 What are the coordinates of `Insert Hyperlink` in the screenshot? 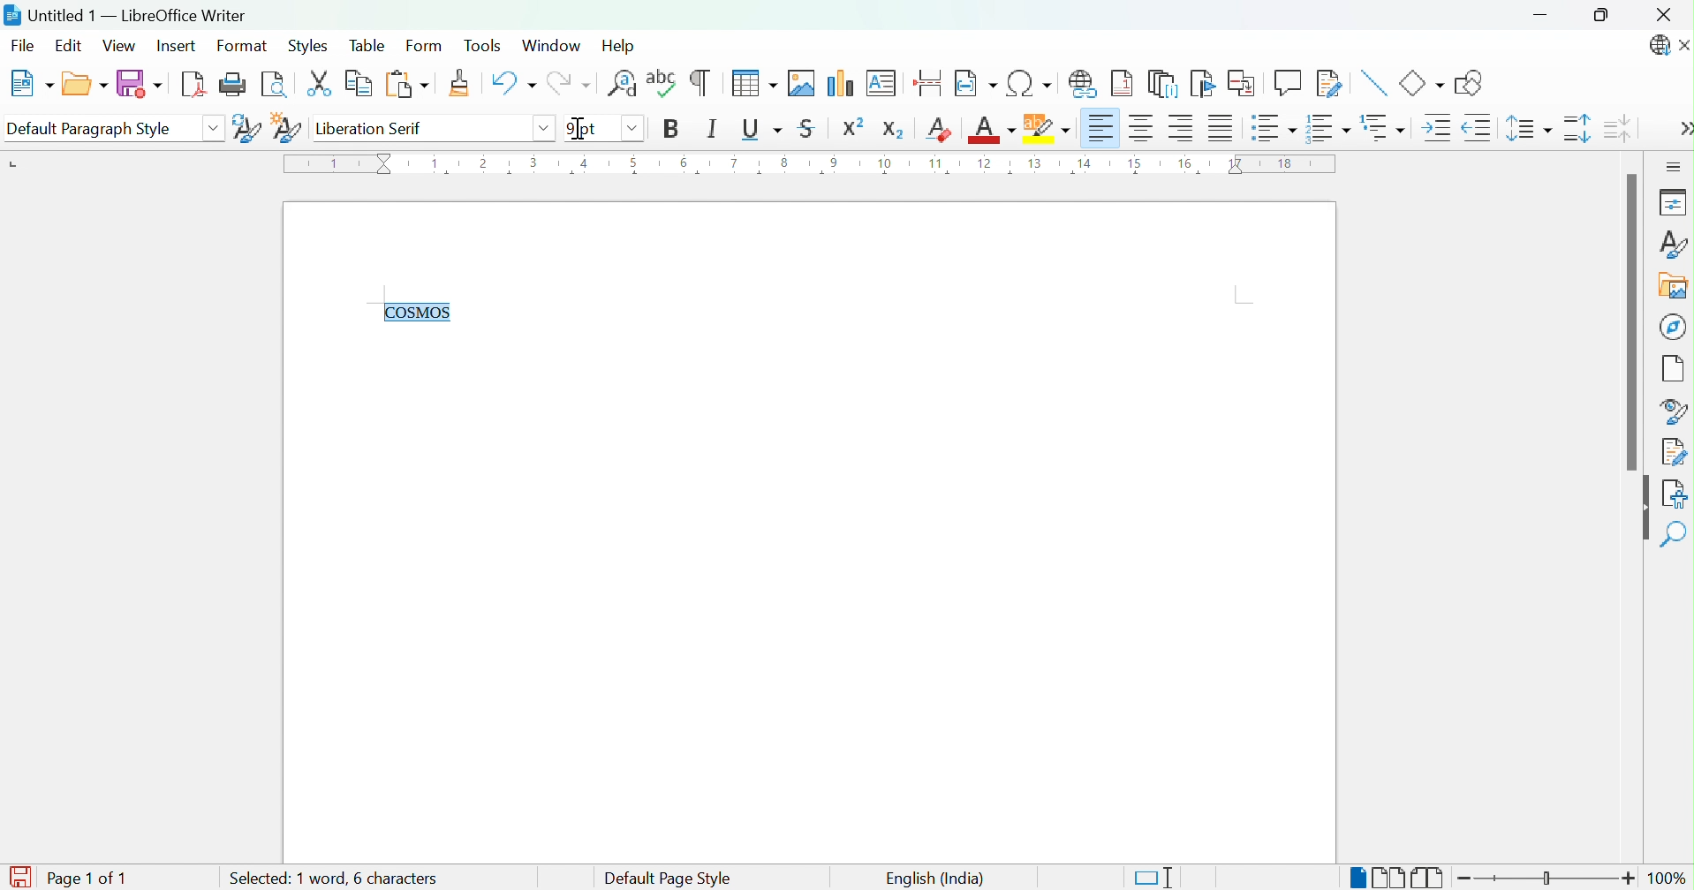 It's located at (1085, 81).